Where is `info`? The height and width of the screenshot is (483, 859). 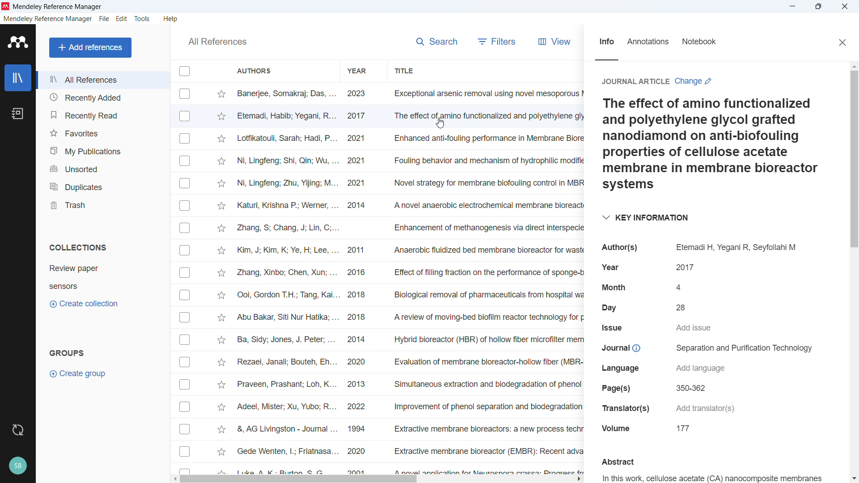 info is located at coordinates (606, 42).